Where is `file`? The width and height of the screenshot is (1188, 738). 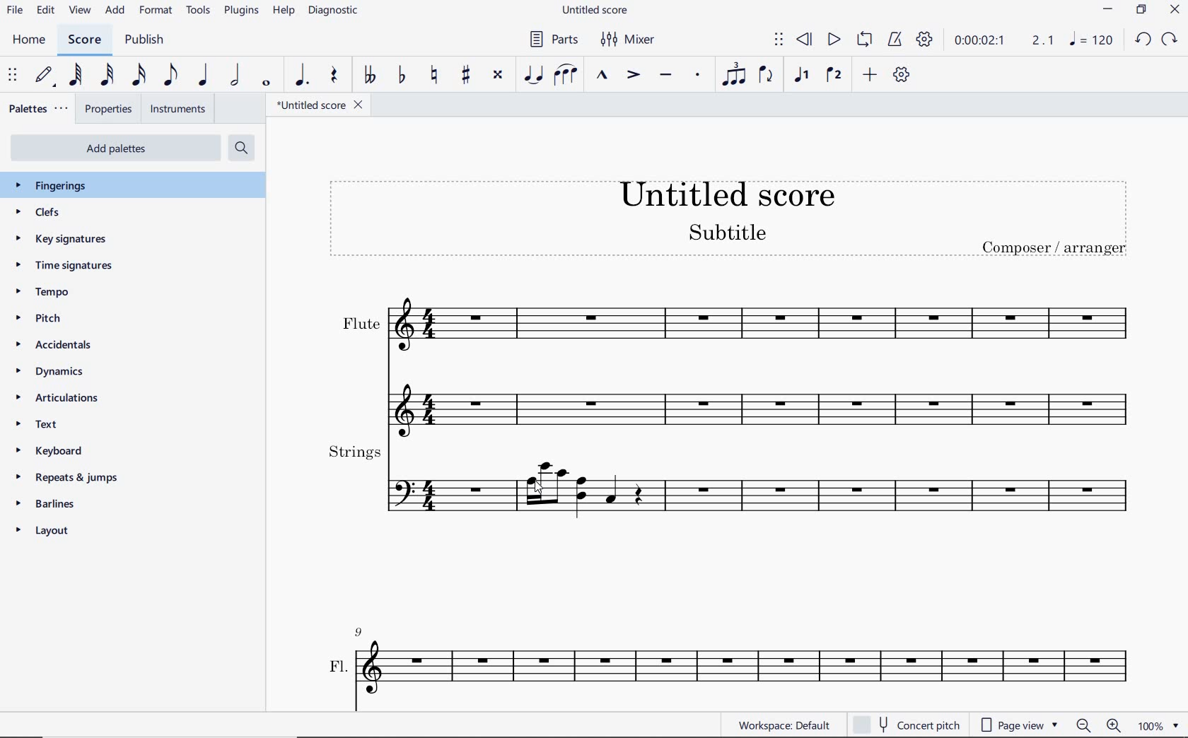
file is located at coordinates (15, 11).